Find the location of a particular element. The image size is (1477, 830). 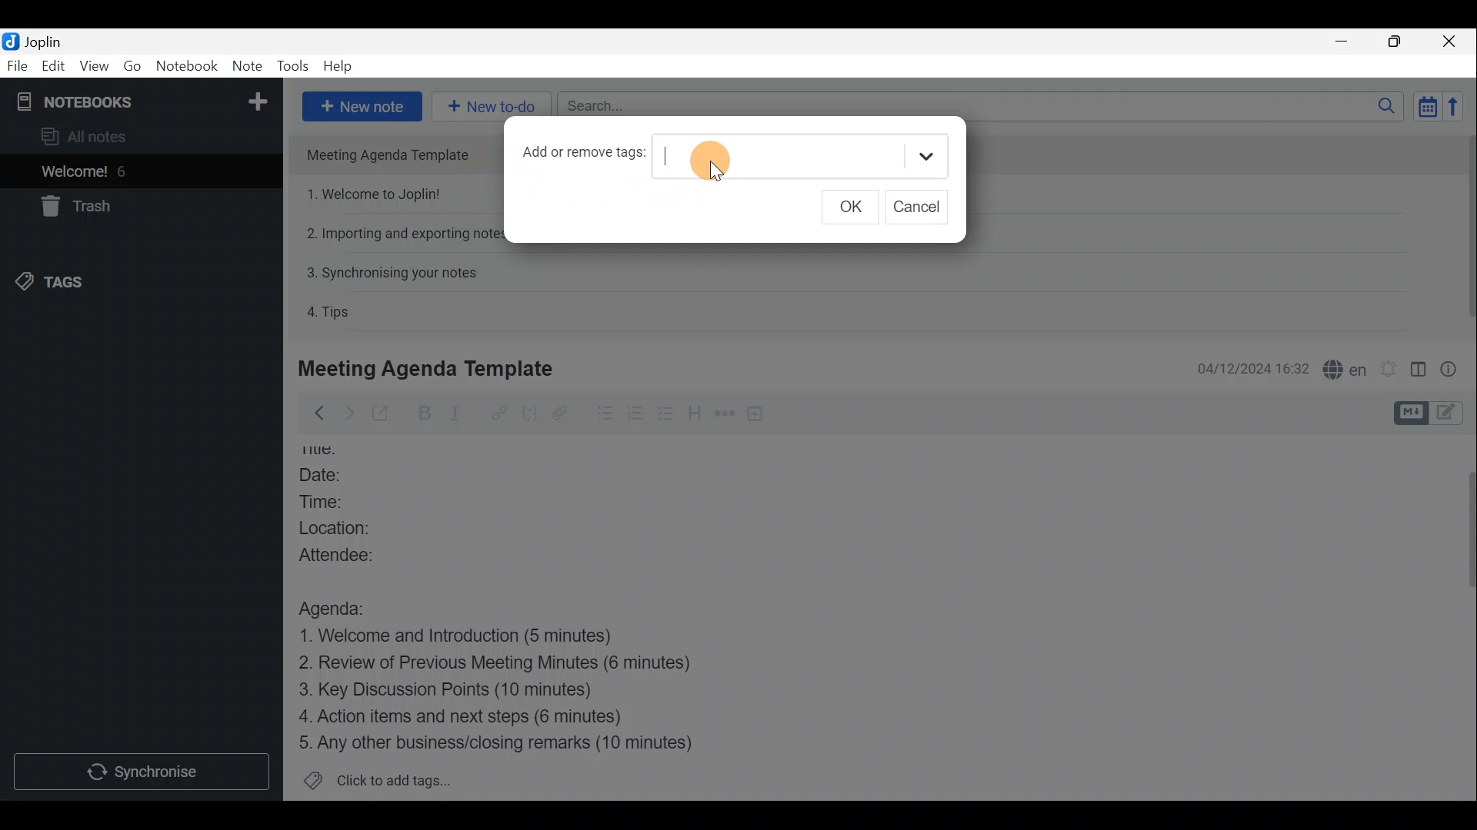

New note is located at coordinates (362, 107).